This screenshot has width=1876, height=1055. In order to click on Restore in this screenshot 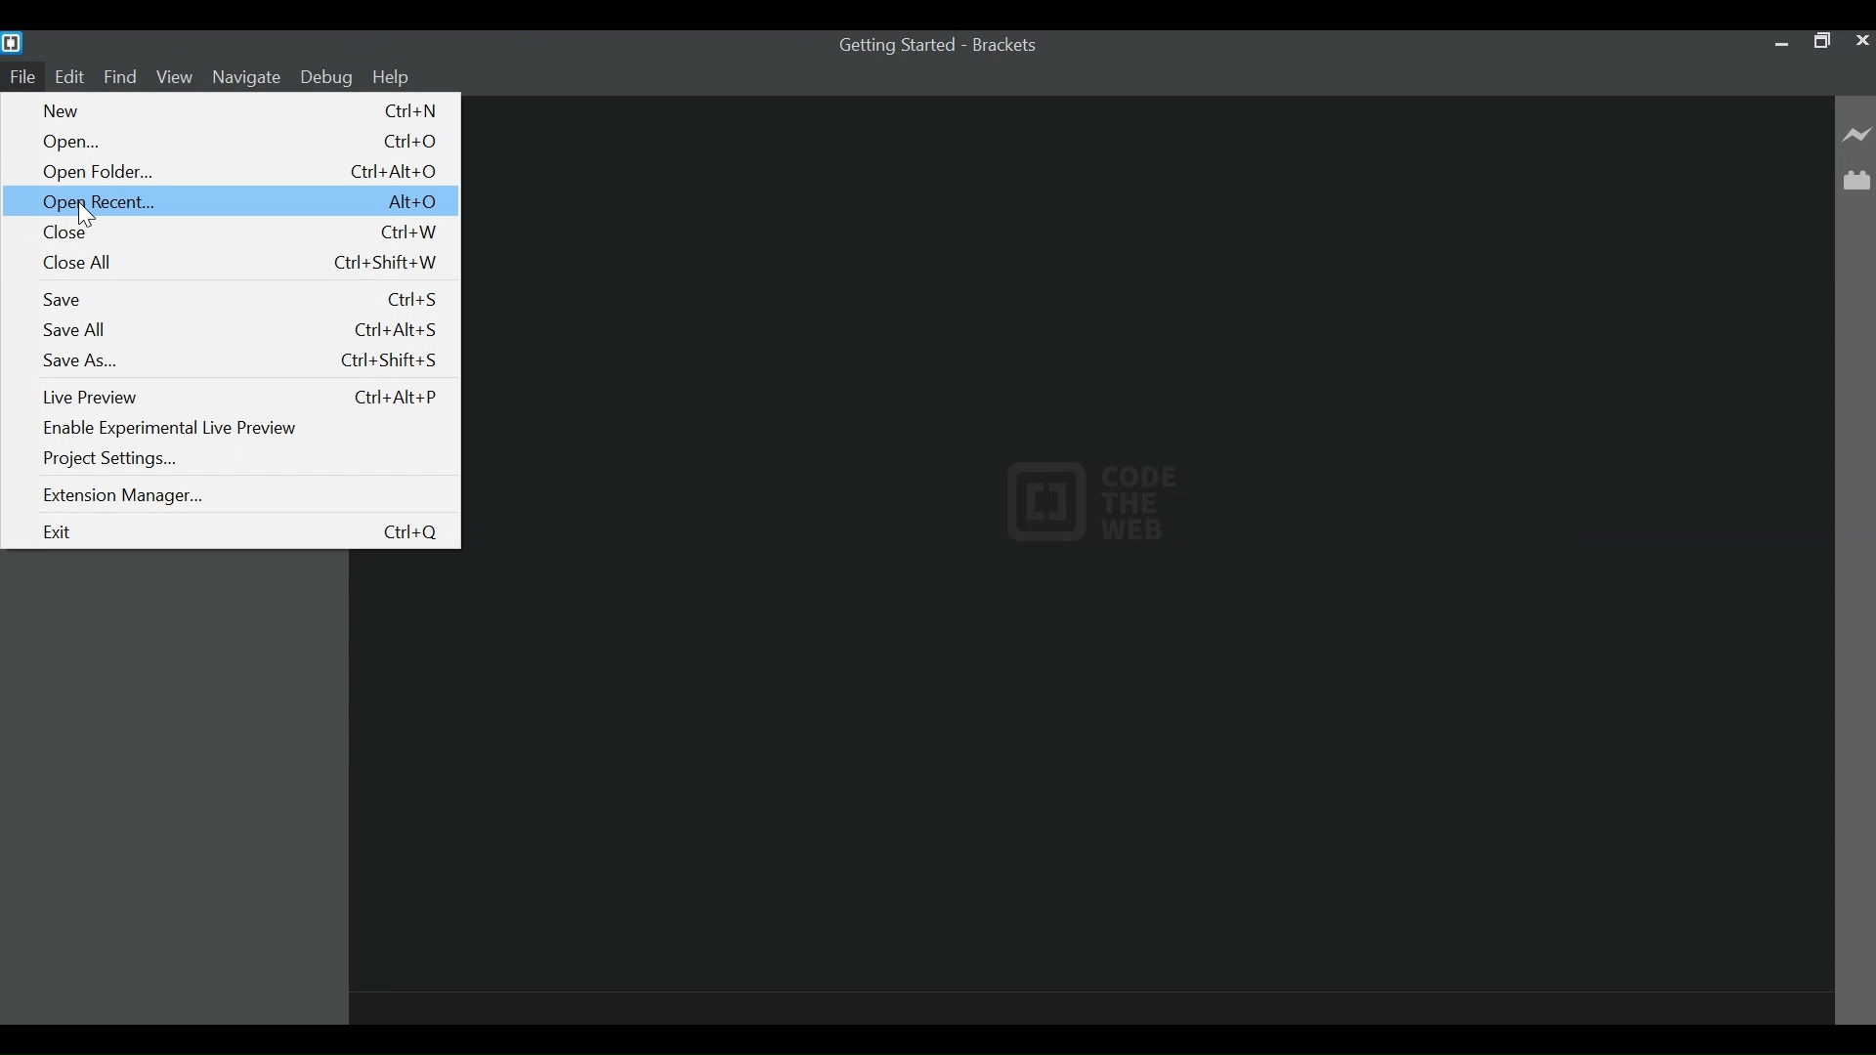, I will do `click(1818, 40)`.